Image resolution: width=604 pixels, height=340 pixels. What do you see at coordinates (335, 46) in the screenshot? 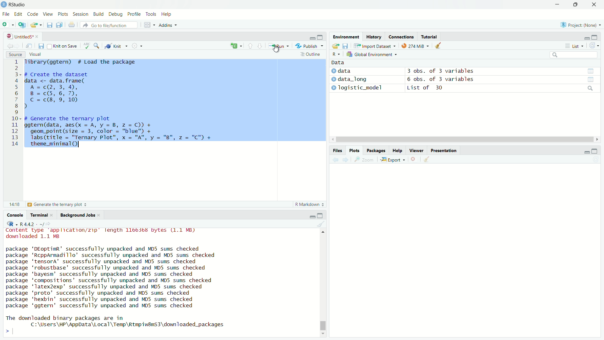
I see `export` at bounding box center [335, 46].